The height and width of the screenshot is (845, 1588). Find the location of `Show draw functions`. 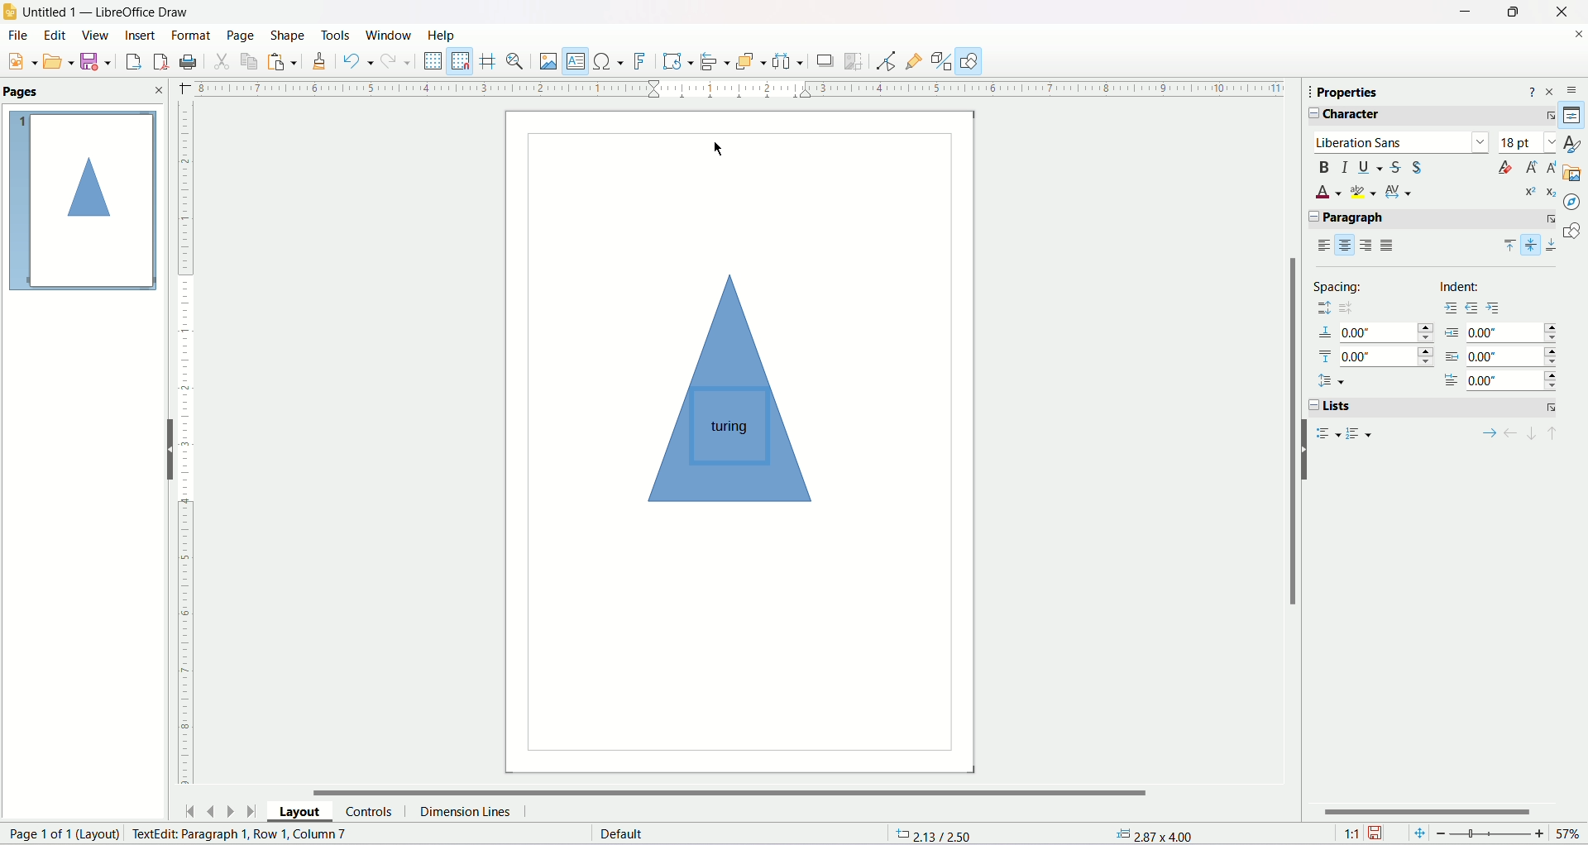

Show draw functions is located at coordinates (970, 60).